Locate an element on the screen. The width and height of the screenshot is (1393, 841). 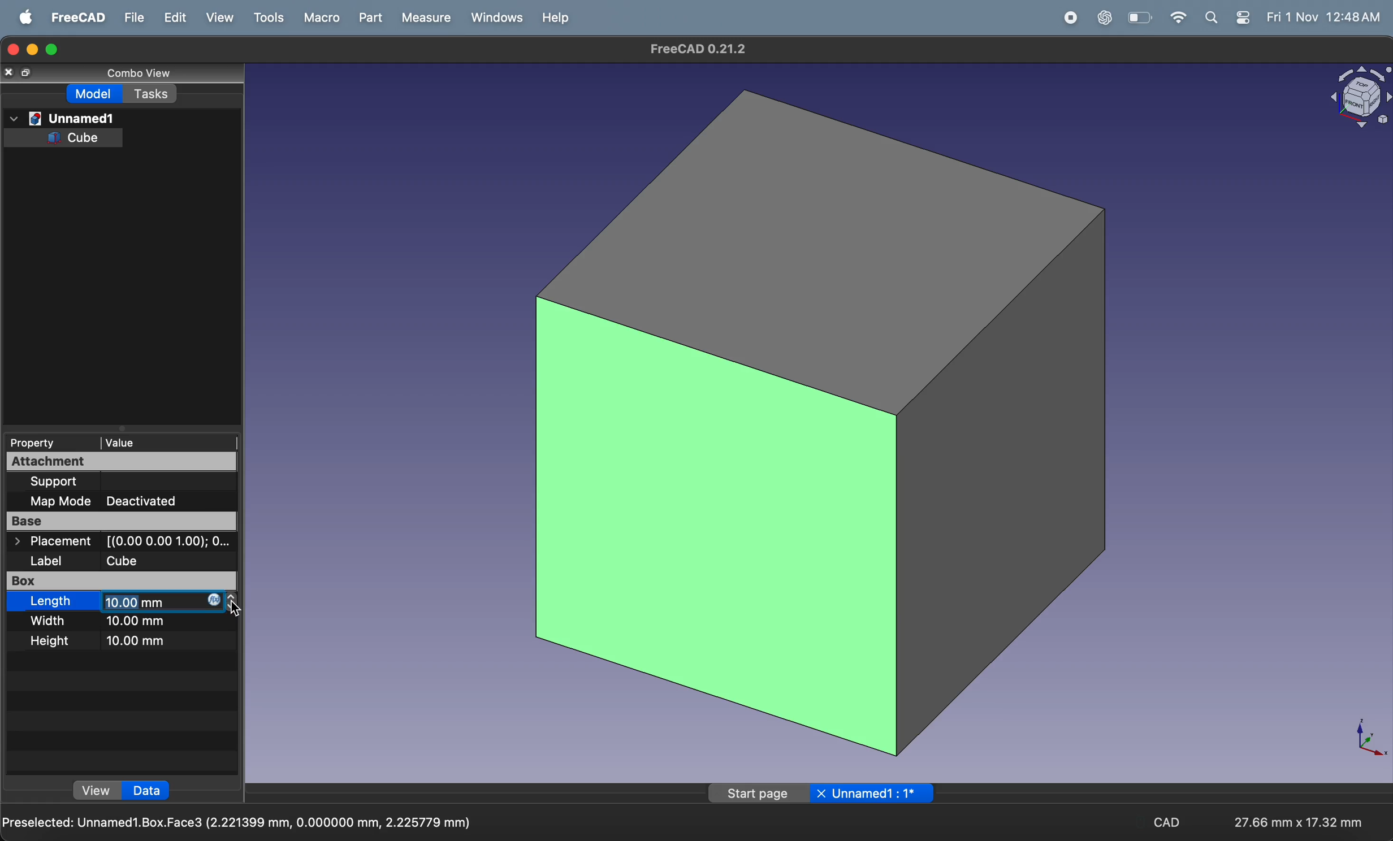
view is located at coordinates (216, 19).